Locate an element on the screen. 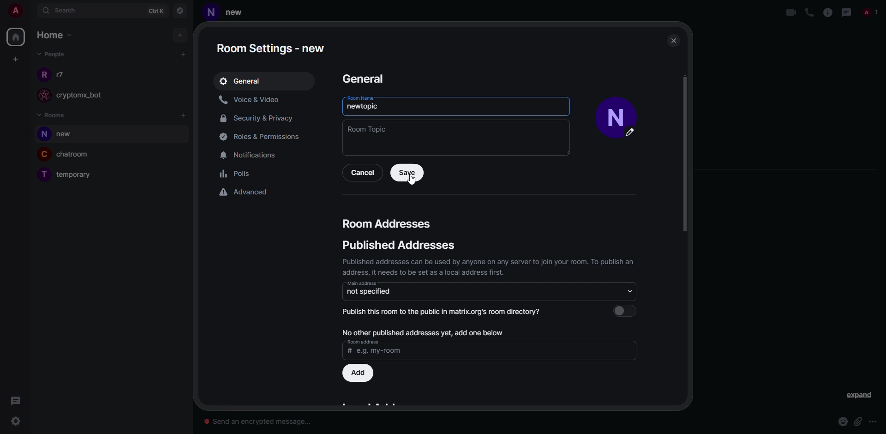  profile image is located at coordinates (44, 154).